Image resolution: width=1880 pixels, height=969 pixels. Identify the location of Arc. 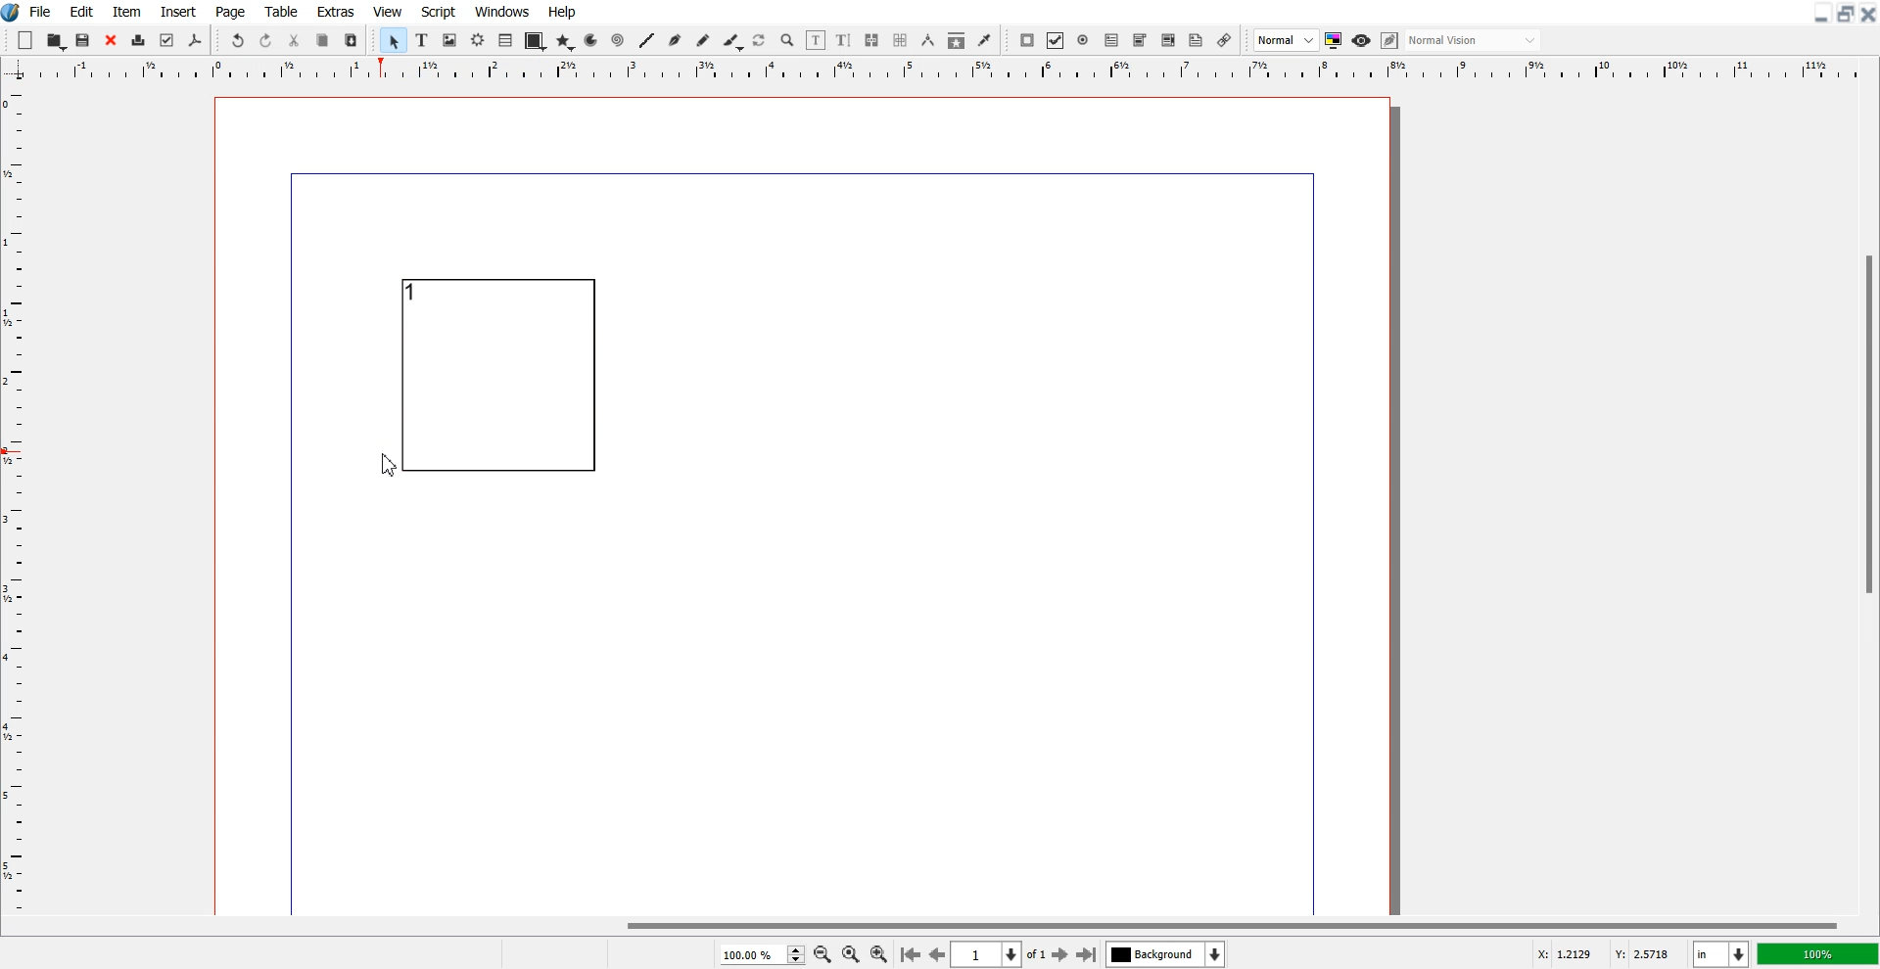
(592, 40).